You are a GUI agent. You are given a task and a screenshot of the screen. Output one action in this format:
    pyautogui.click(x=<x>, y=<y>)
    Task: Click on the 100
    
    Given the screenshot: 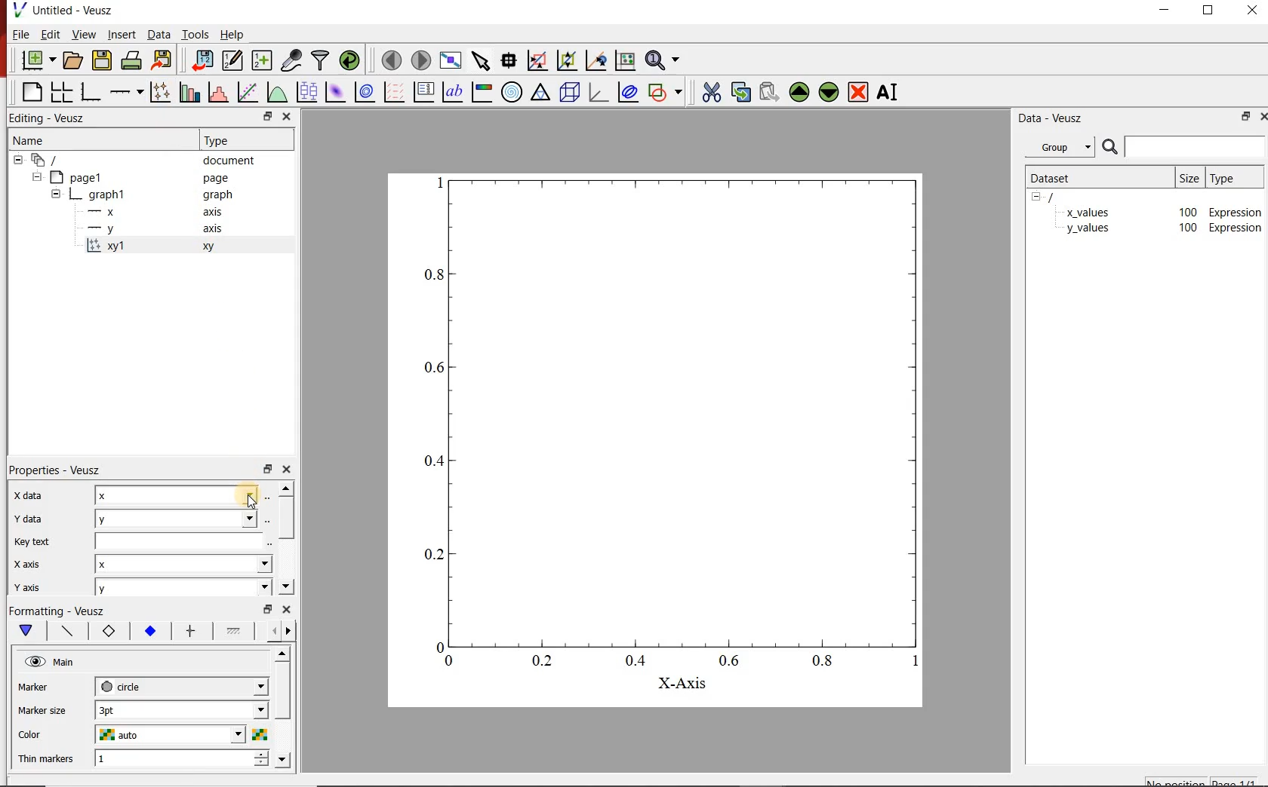 What is the action you would take?
    pyautogui.click(x=1187, y=211)
    